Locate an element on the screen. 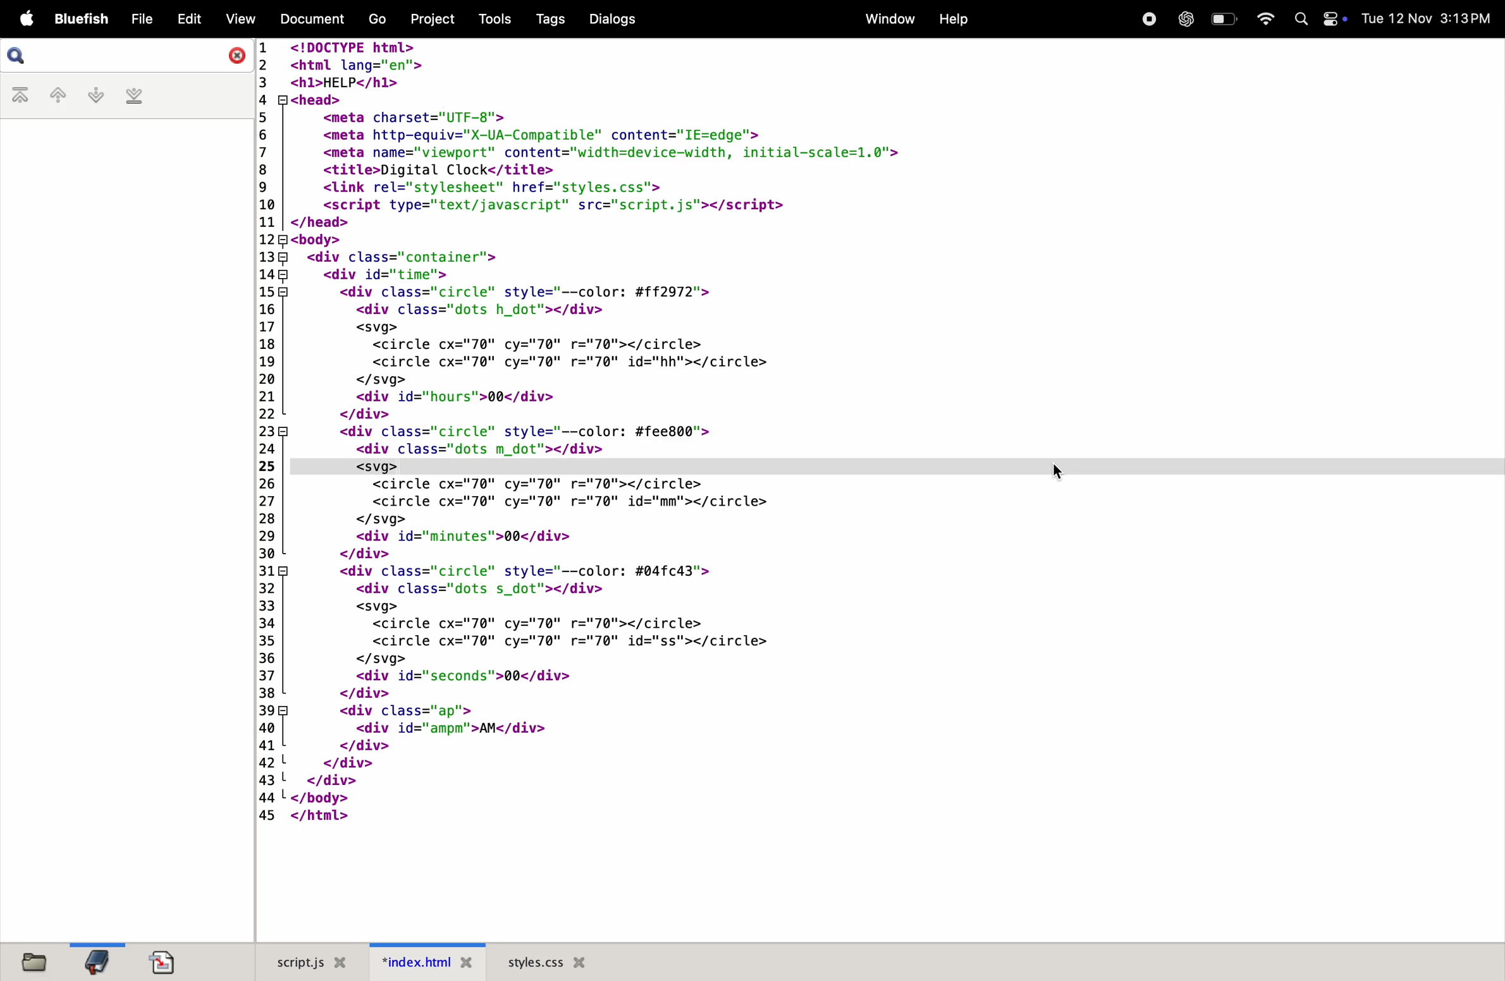 The image size is (1505, 981). script.js is located at coordinates (304, 962).